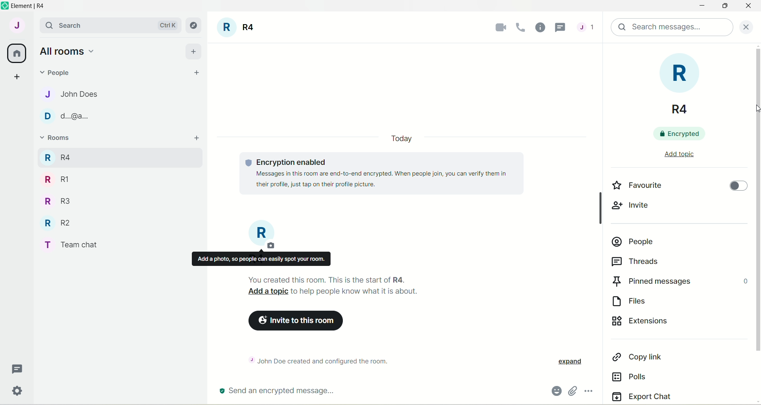 The width and height of the screenshot is (761, 405). I want to click on threads, so click(586, 29).